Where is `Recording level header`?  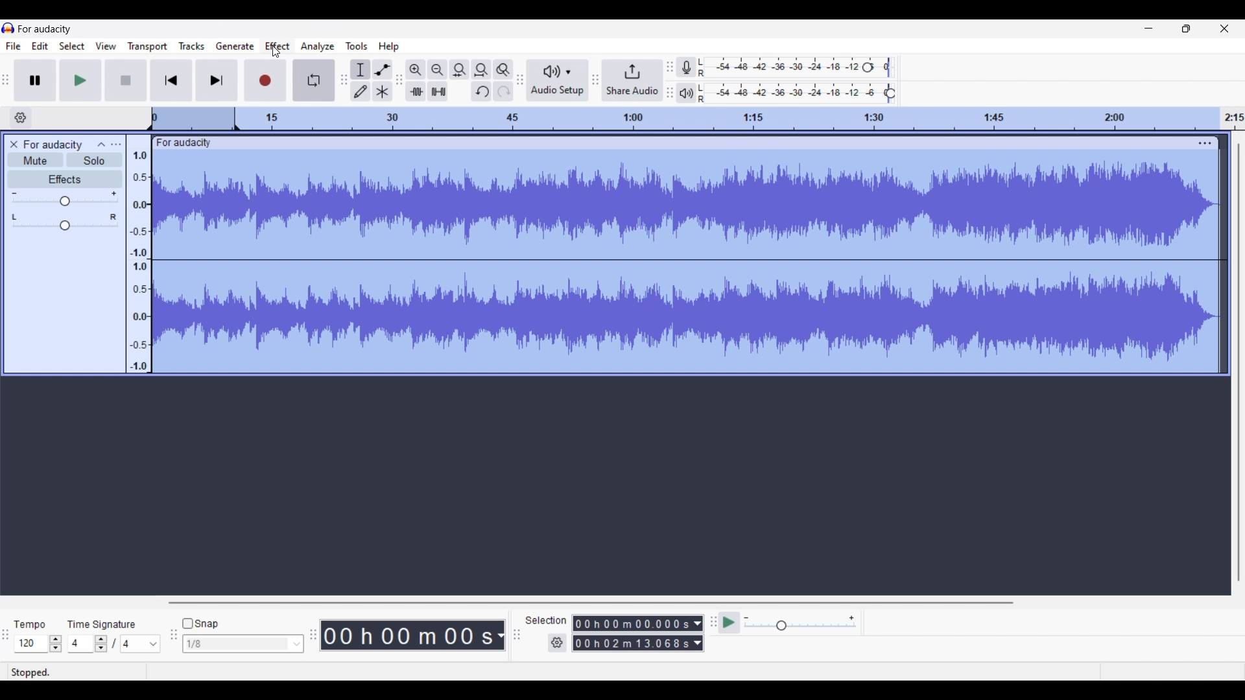 Recording level header is located at coordinates (868, 67).